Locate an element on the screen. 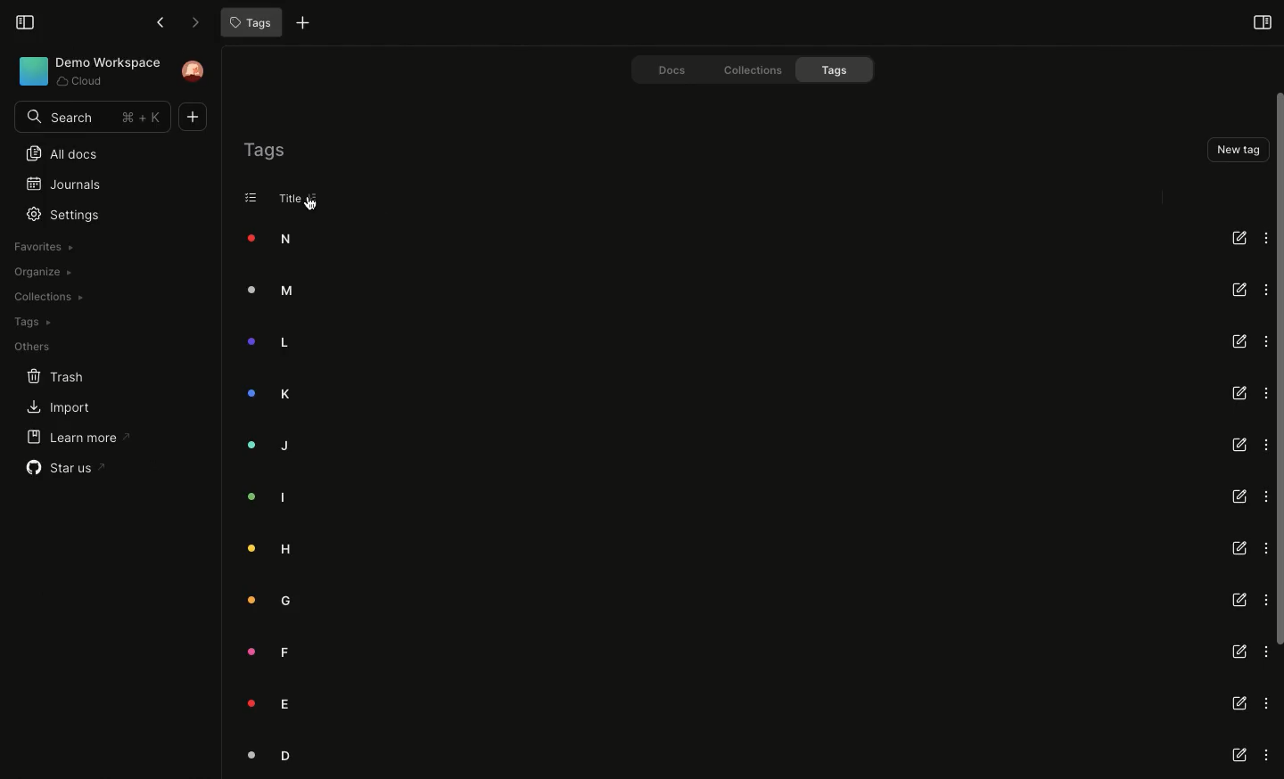  Options is located at coordinates (1264, 549).